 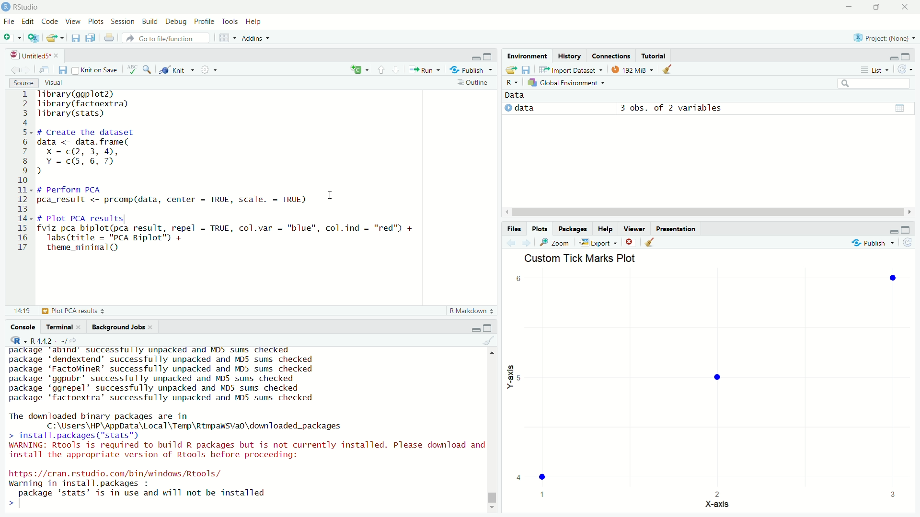 I want to click on zoom, so click(x=556, y=242).